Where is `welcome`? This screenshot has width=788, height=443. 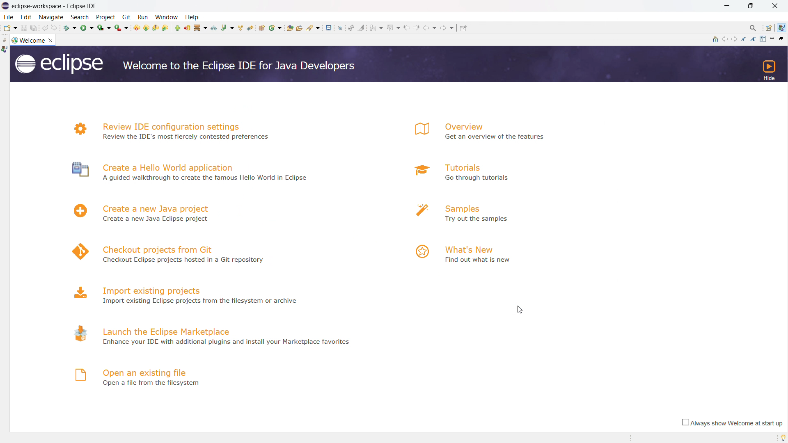
welcome is located at coordinates (32, 40).